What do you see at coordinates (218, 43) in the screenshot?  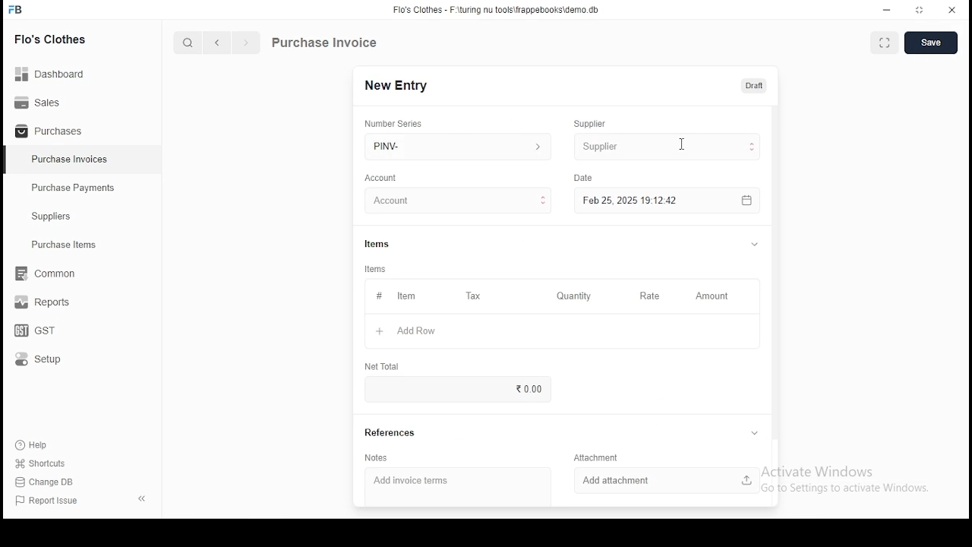 I see `previous` at bounding box center [218, 43].